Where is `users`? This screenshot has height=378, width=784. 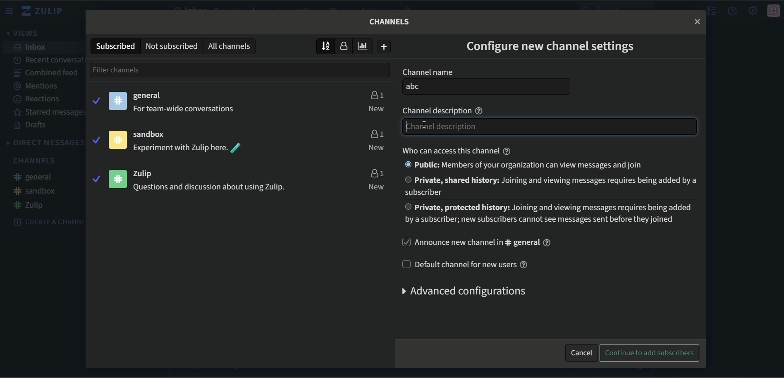 users is located at coordinates (376, 133).